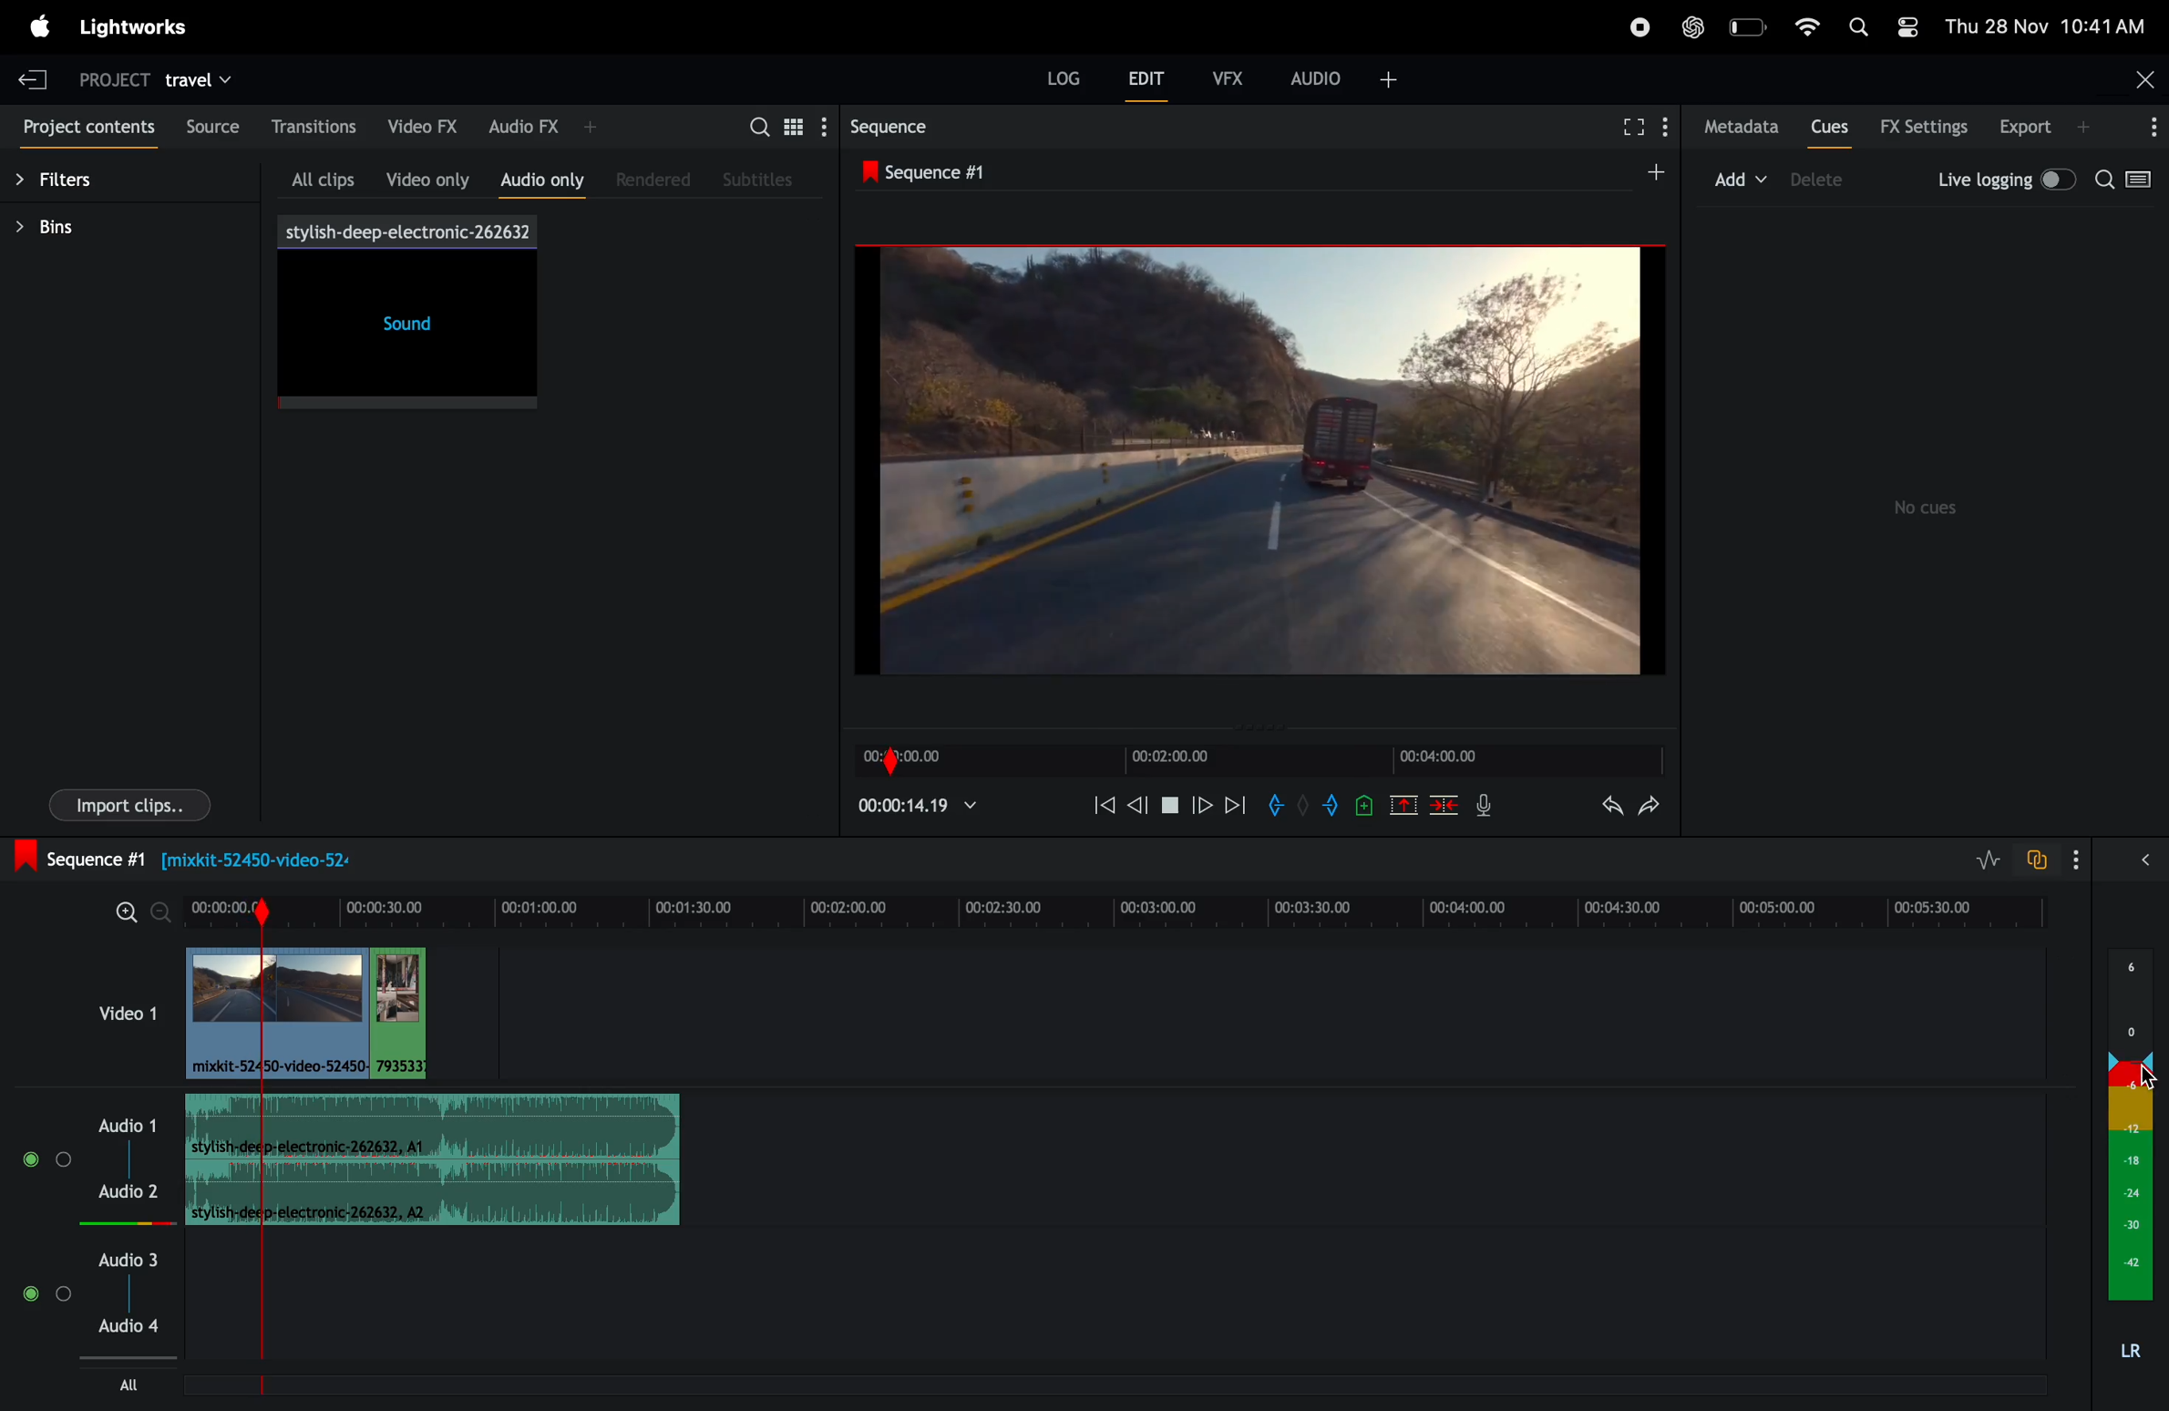 The width and height of the screenshot is (2169, 1411). What do you see at coordinates (1831, 180) in the screenshot?
I see `delete` at bounding box center [1831, 180].